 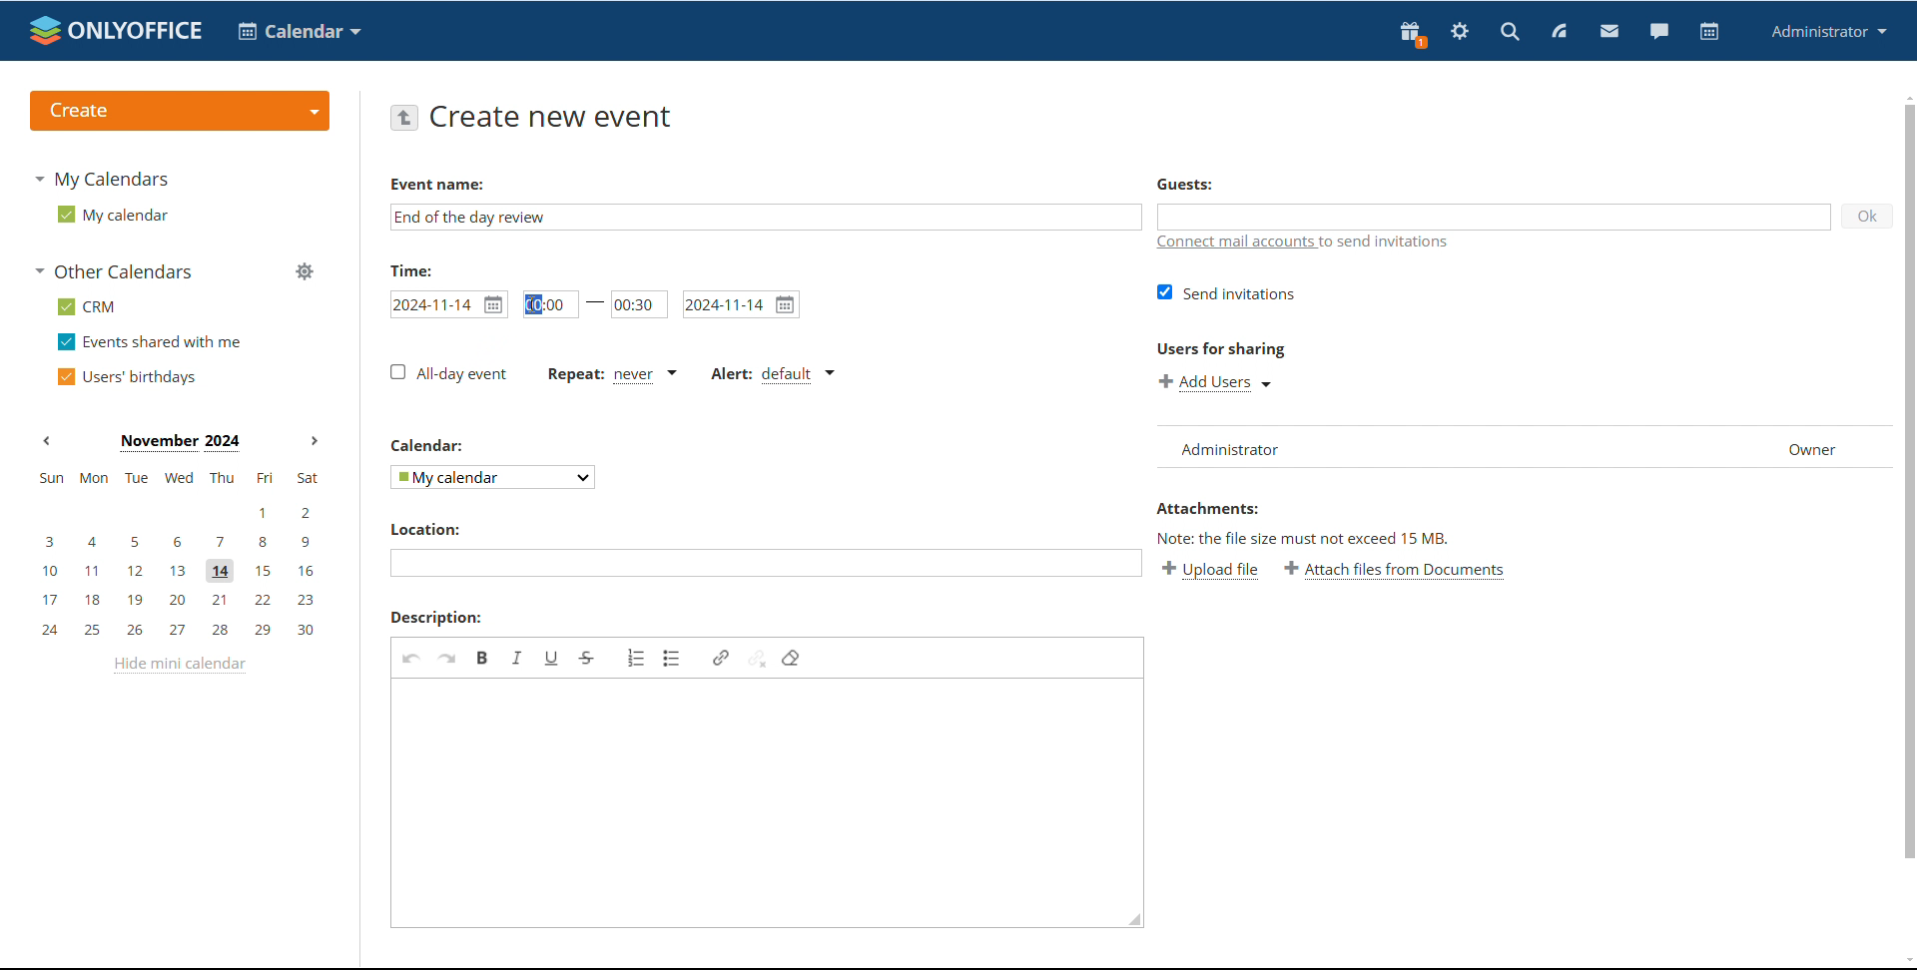 I want to click on settings, so click(x=1459, y=34).